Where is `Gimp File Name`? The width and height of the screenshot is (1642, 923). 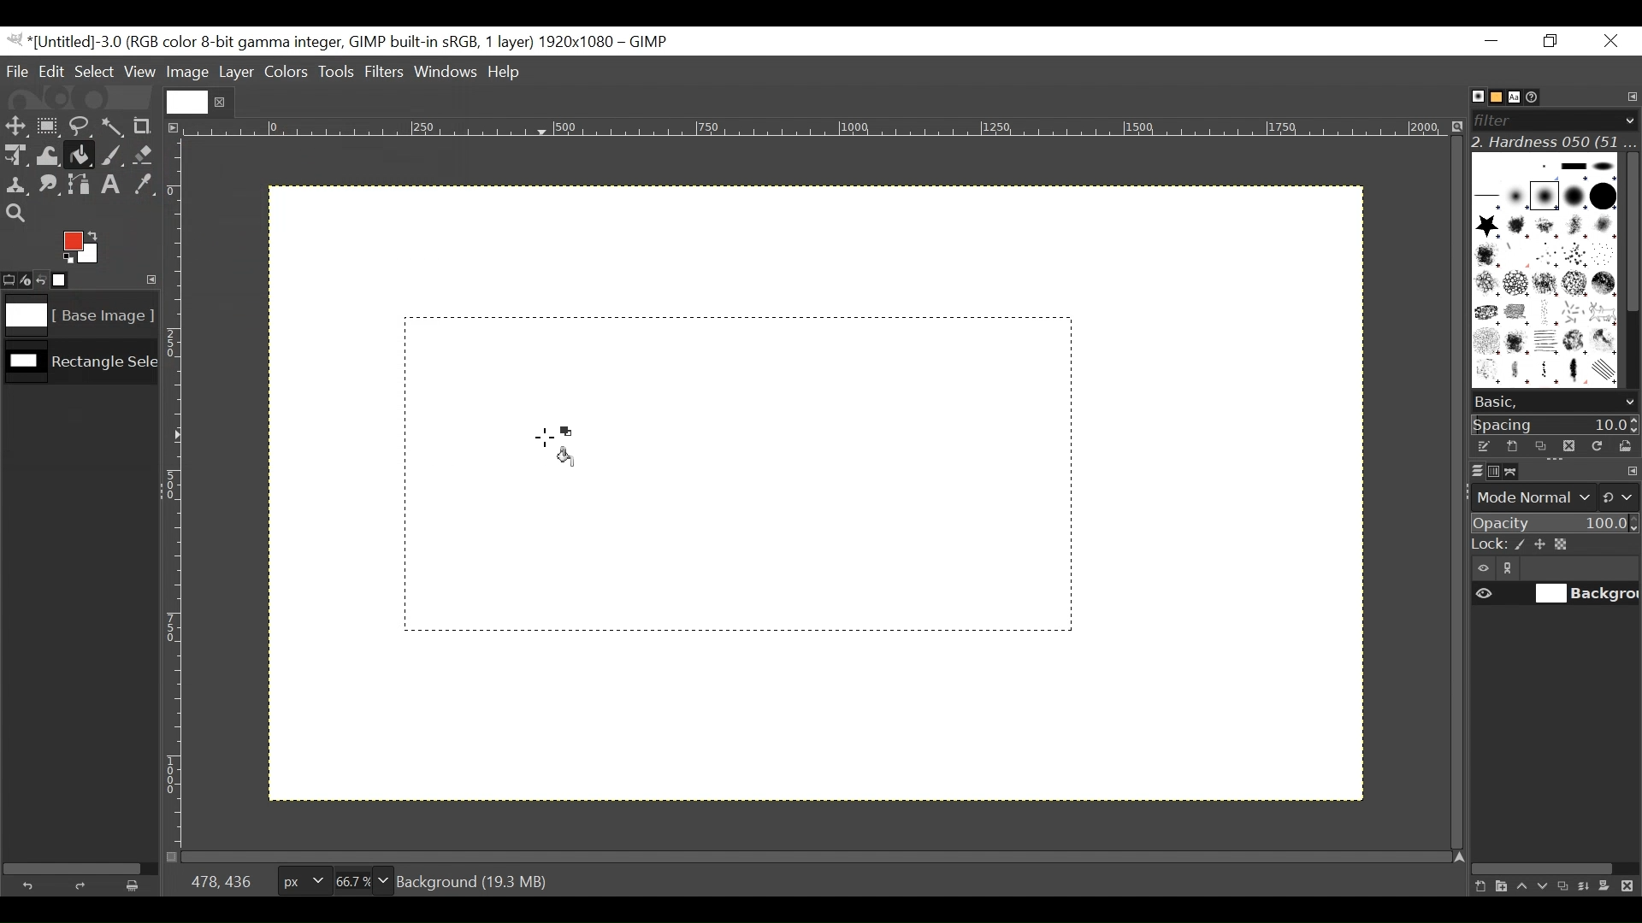
Gimp File Name is located at coordinates (340, 42).